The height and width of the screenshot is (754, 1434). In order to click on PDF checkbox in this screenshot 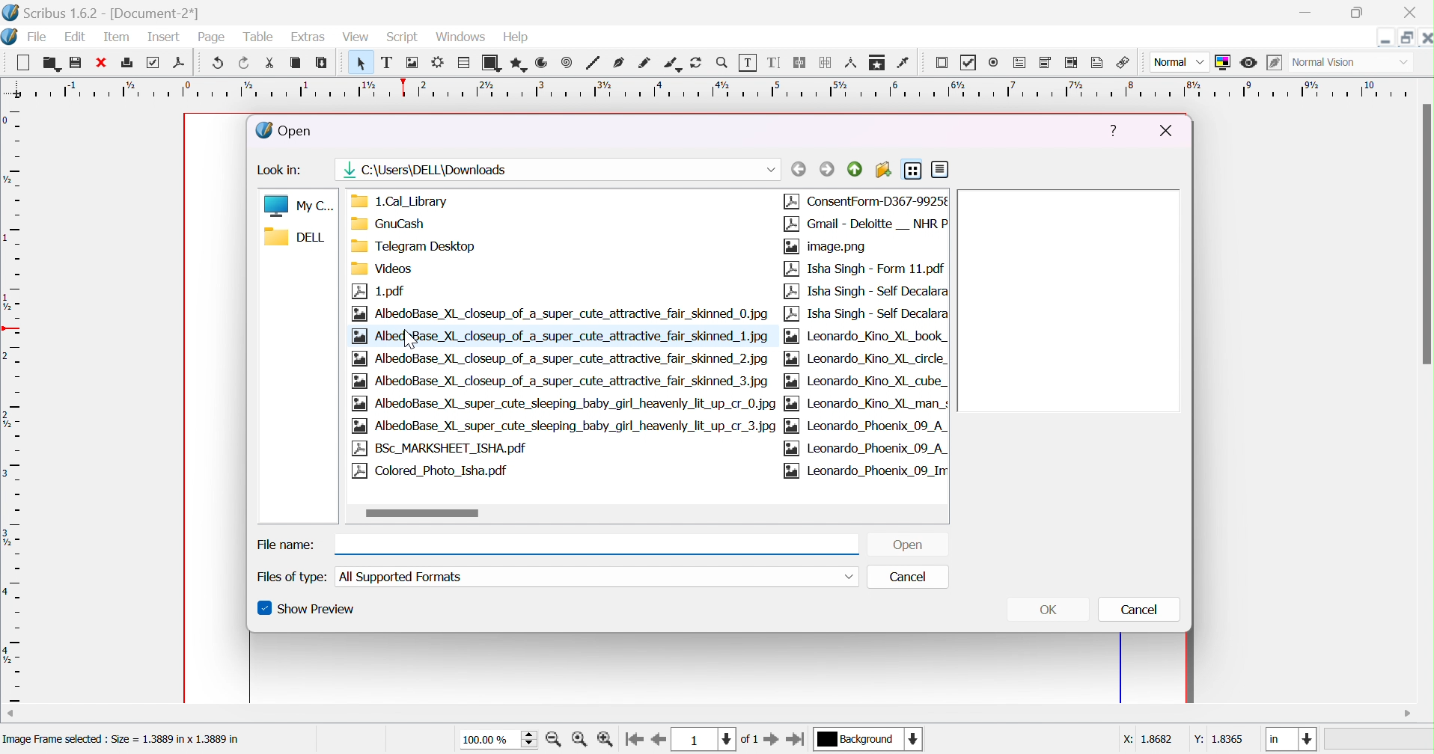, I will do `click(972, 63)`.